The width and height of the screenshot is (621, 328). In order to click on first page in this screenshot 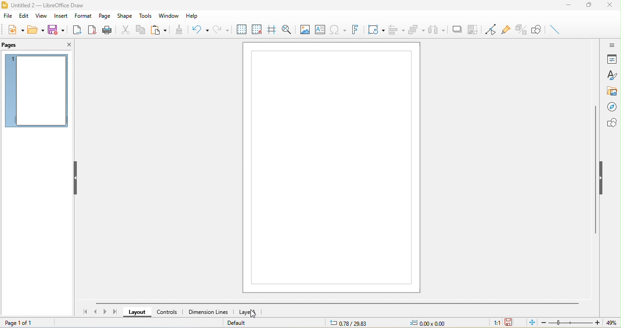, I will do `click(85, 313)`.